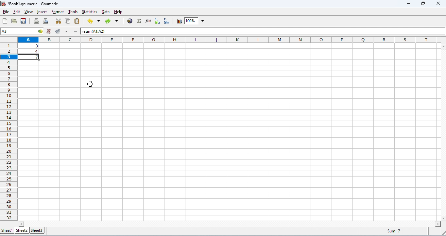 The height and width of the screenshot is (236, 446). I want to click on space for horizontal column, so click(229, 224).